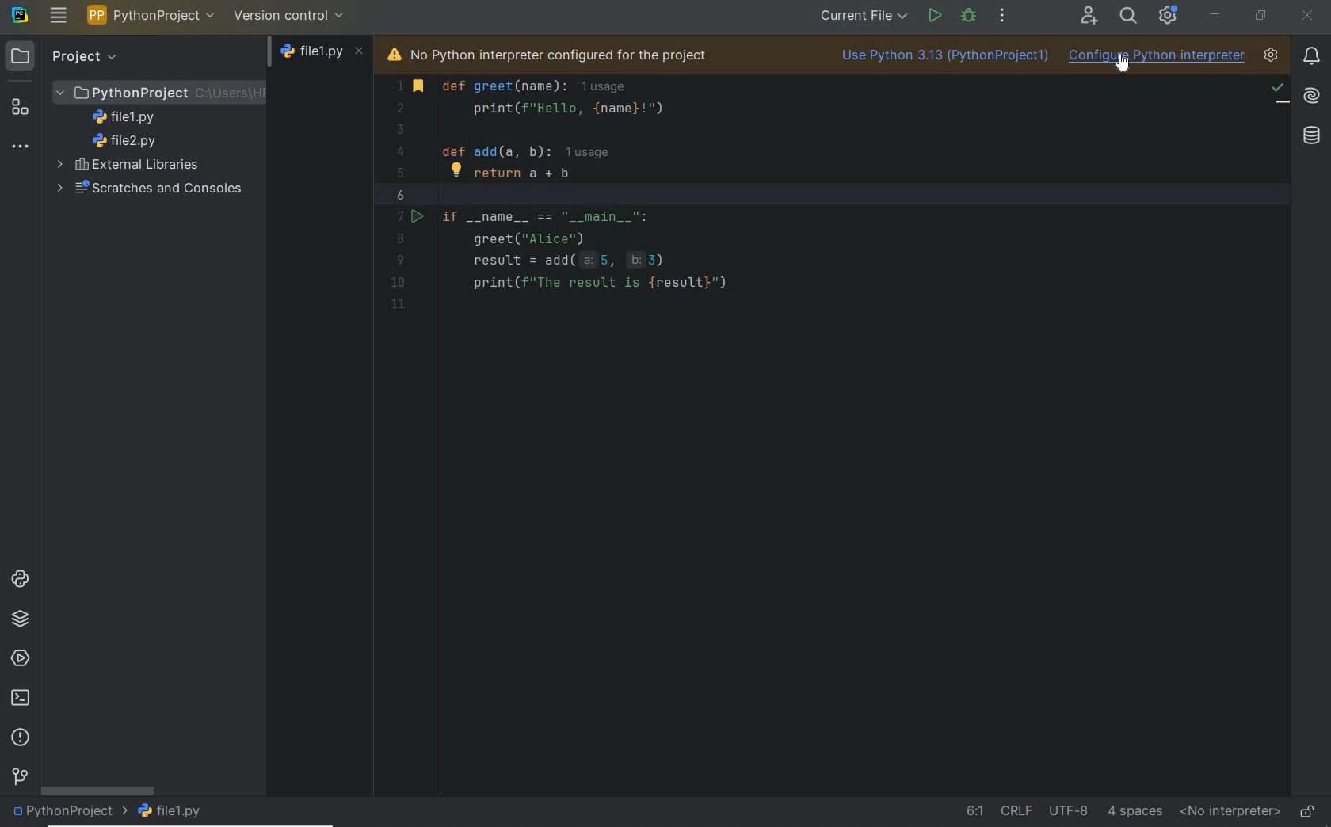 The image size is (1331, 827). What do you see at coordinates (941, 58) in the screenshot?
I see `Use Python 3.13 (PythonProject1)` at bounding box center [941, 58].